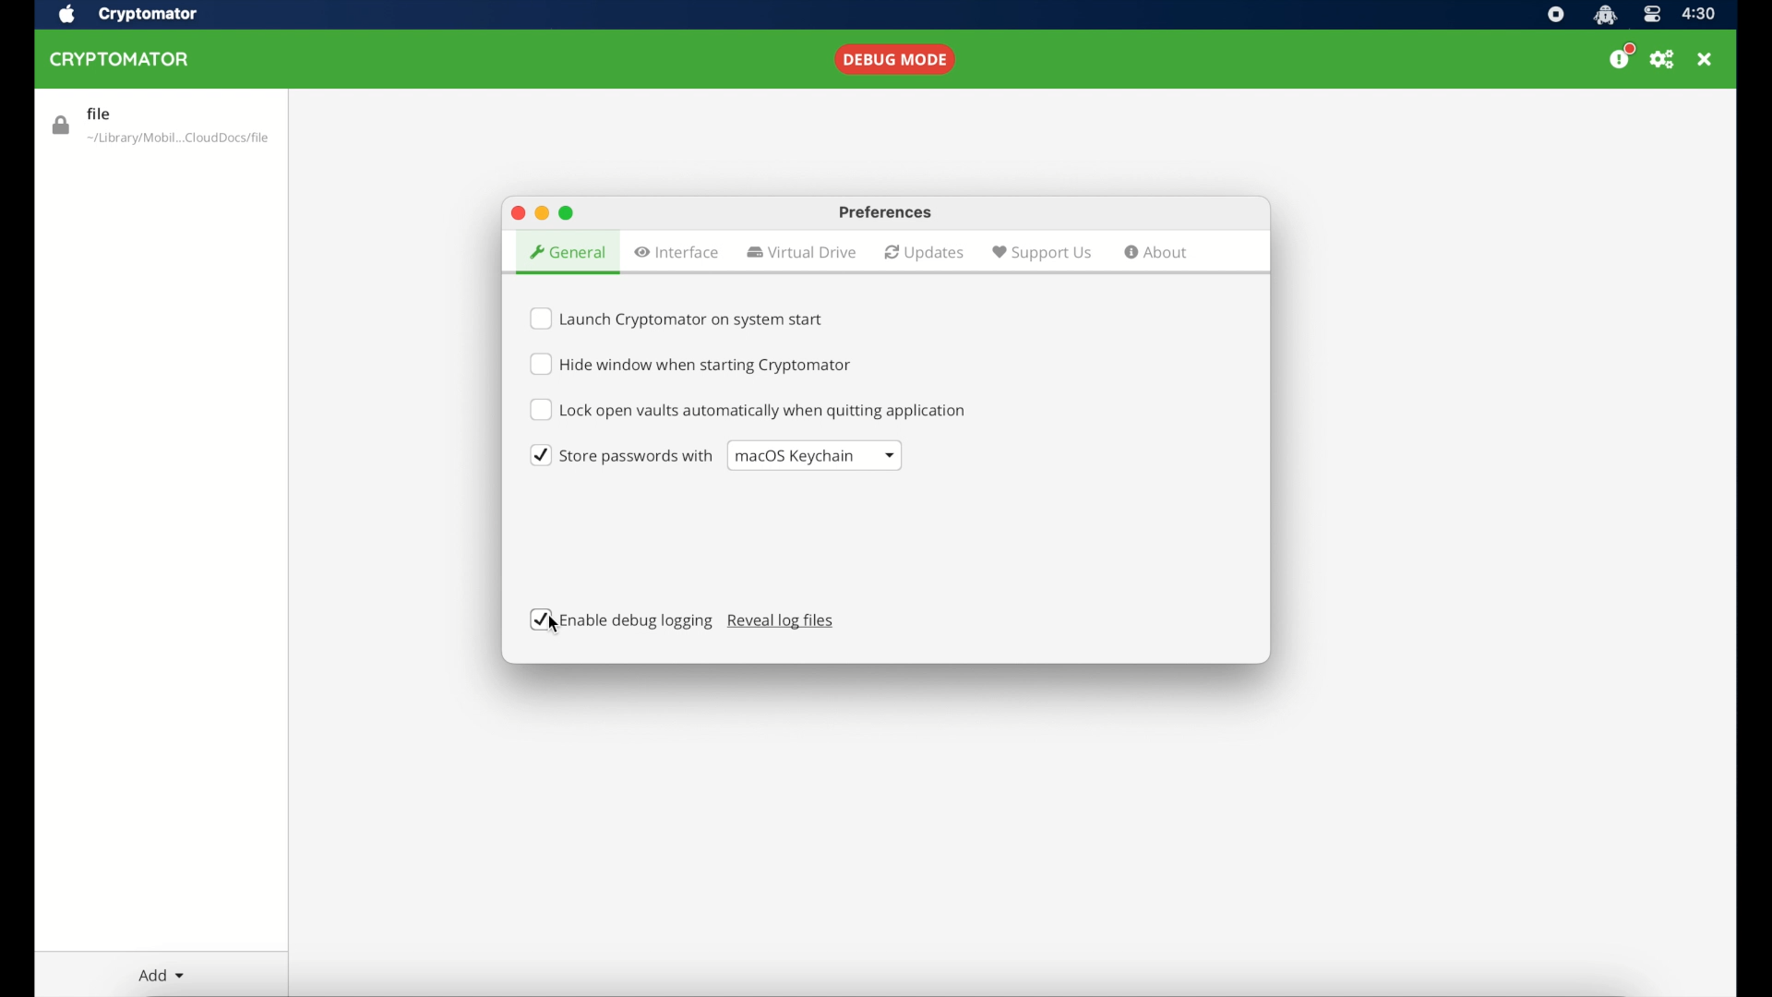  What do you see at coordinates (149, 14) in the screenshot?
I see `crytomator` at bounding box center [149, 14].